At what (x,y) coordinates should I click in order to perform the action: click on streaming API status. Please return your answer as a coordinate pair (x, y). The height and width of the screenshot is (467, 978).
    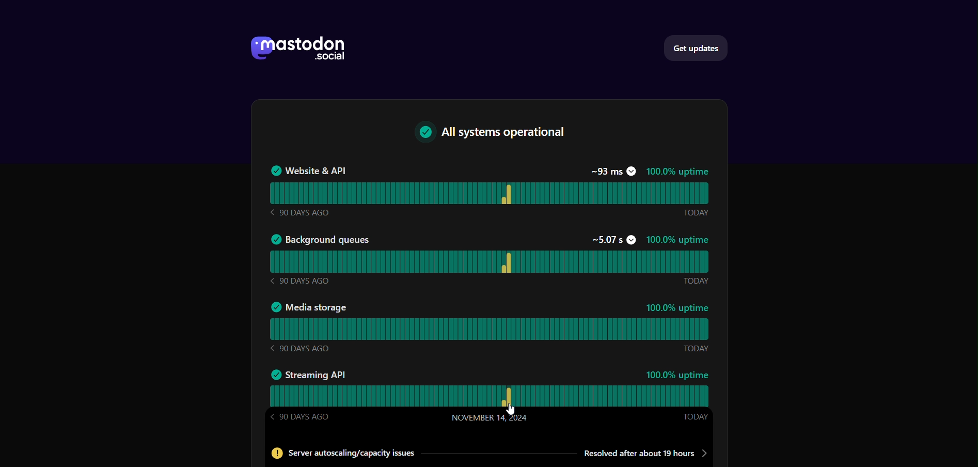
    Looking at the image, I should click on (490, 397).